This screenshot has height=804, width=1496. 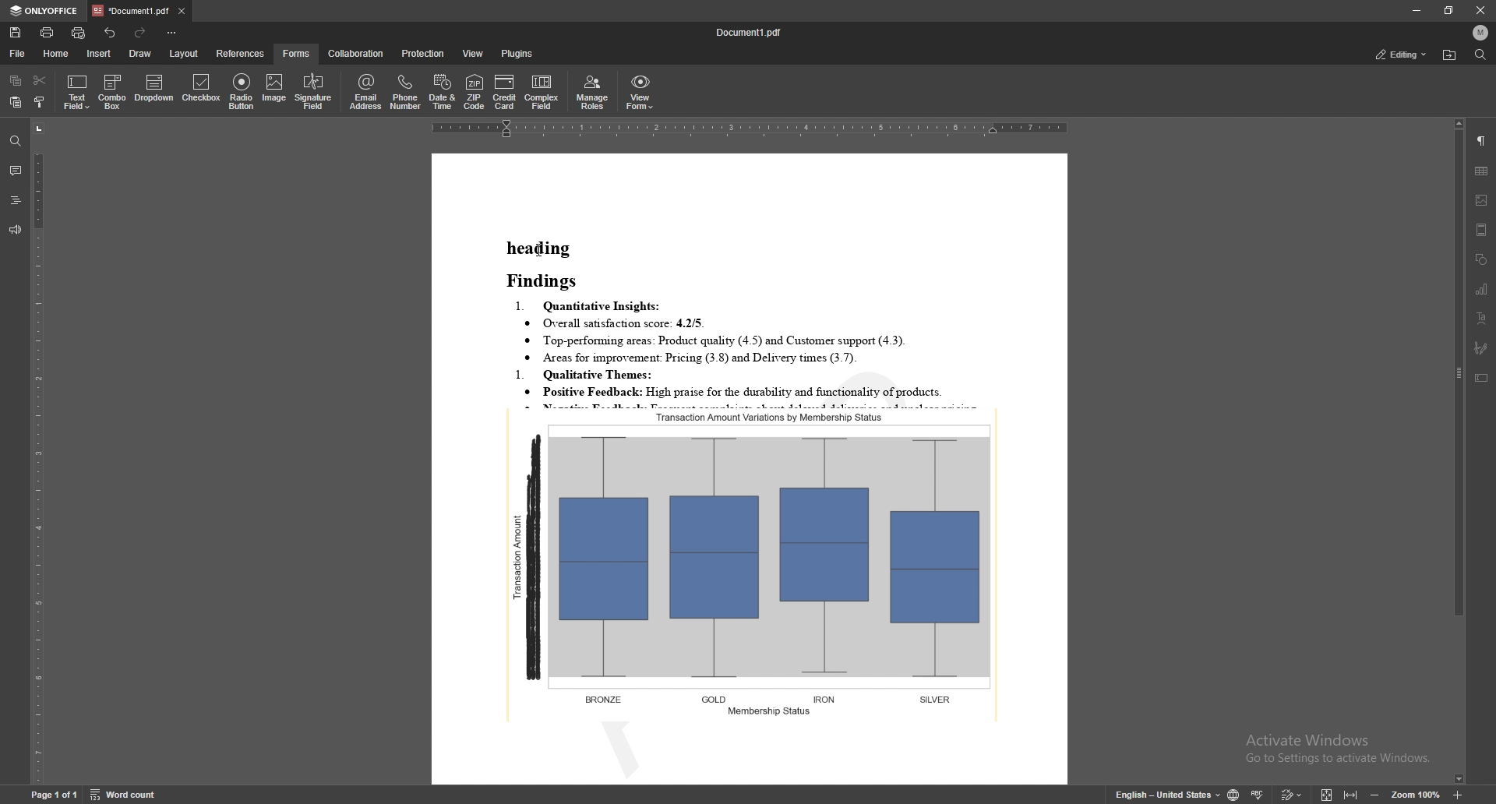 I want to click on customize toolbar, so click(x=173, y=33).